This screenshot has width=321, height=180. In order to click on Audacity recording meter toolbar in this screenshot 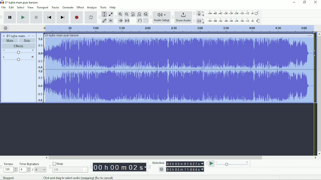, I will do `click(194, 13)`.